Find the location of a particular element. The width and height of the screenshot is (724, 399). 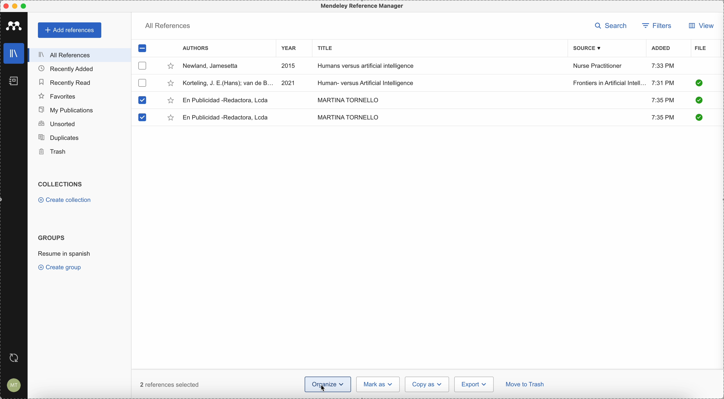

duplicates is located at coordinates (58, 138).